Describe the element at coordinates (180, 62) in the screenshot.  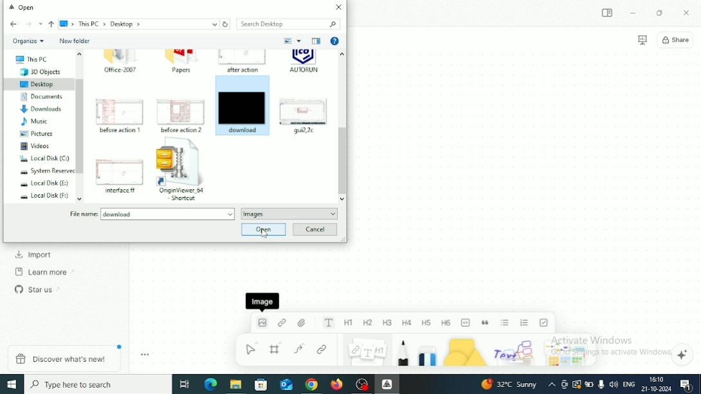
I see `Papers` at that location.